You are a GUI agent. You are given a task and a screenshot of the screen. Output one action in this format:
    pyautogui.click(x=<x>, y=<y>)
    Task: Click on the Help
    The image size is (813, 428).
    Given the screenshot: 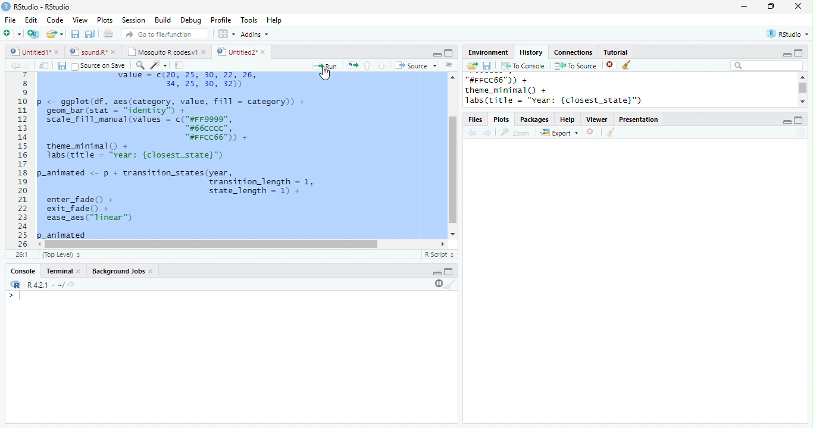 What is the action you would take?
    pyautogui.click(x=567, y=119)
    